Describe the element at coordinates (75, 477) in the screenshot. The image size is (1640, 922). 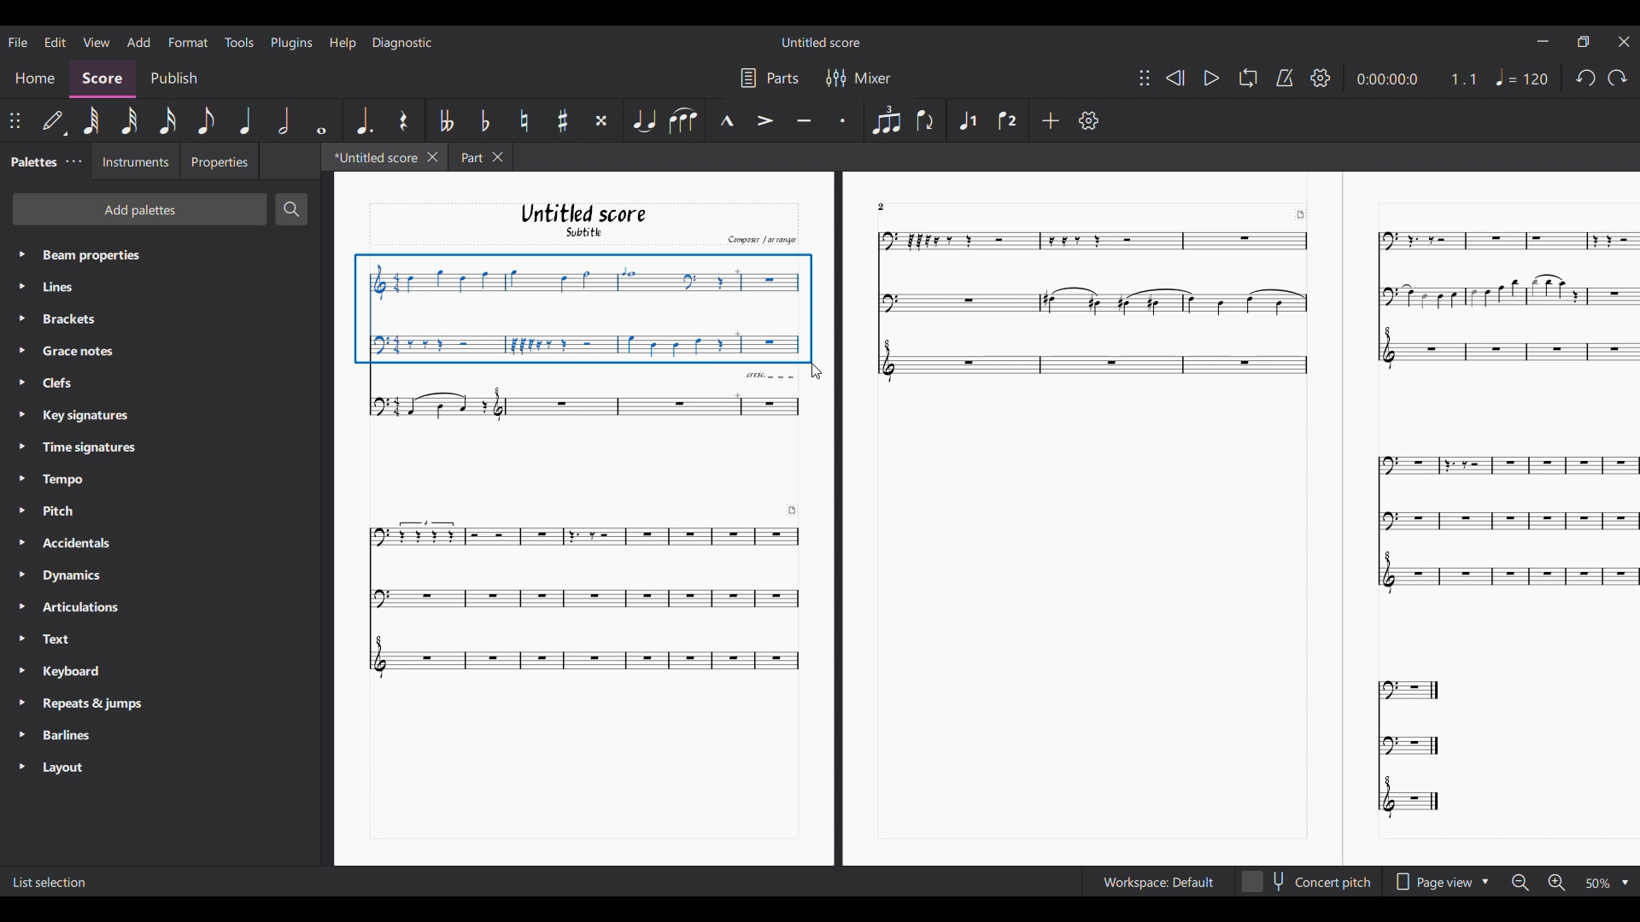
I see `Tempo` at that location.